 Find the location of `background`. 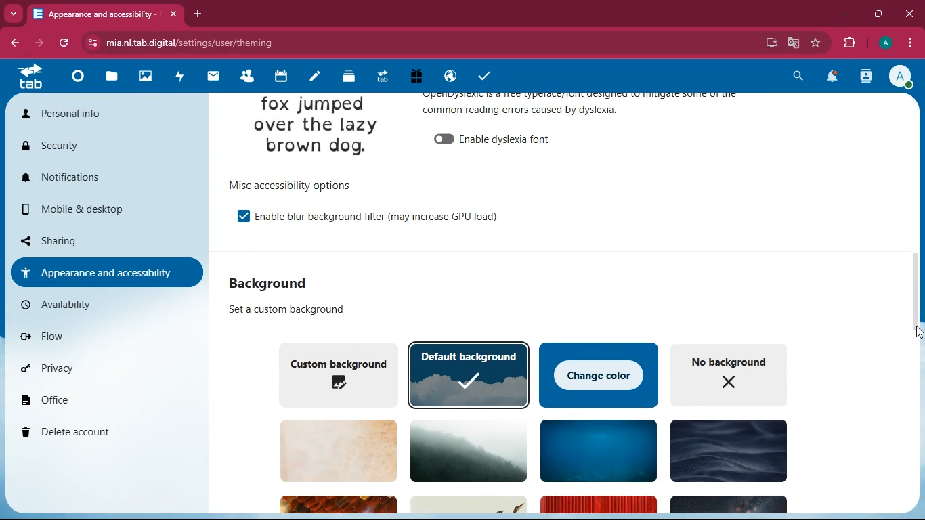

background is located at coordinates (595, 450).